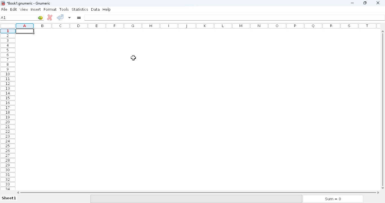 This screenshot has height=203, width=385. Describe the element at coordinates (40, 17) in the screenshot. I see `go to` at that location.